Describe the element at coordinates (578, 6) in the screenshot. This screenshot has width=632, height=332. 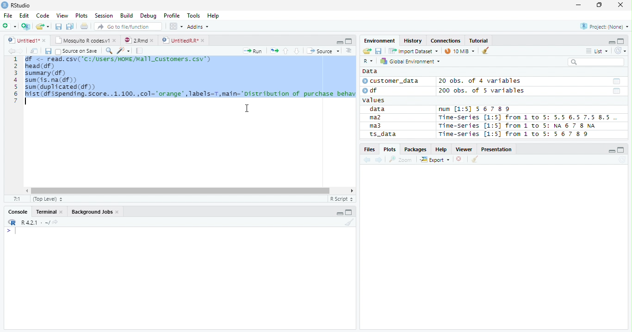
I see `Minimize` at that location.